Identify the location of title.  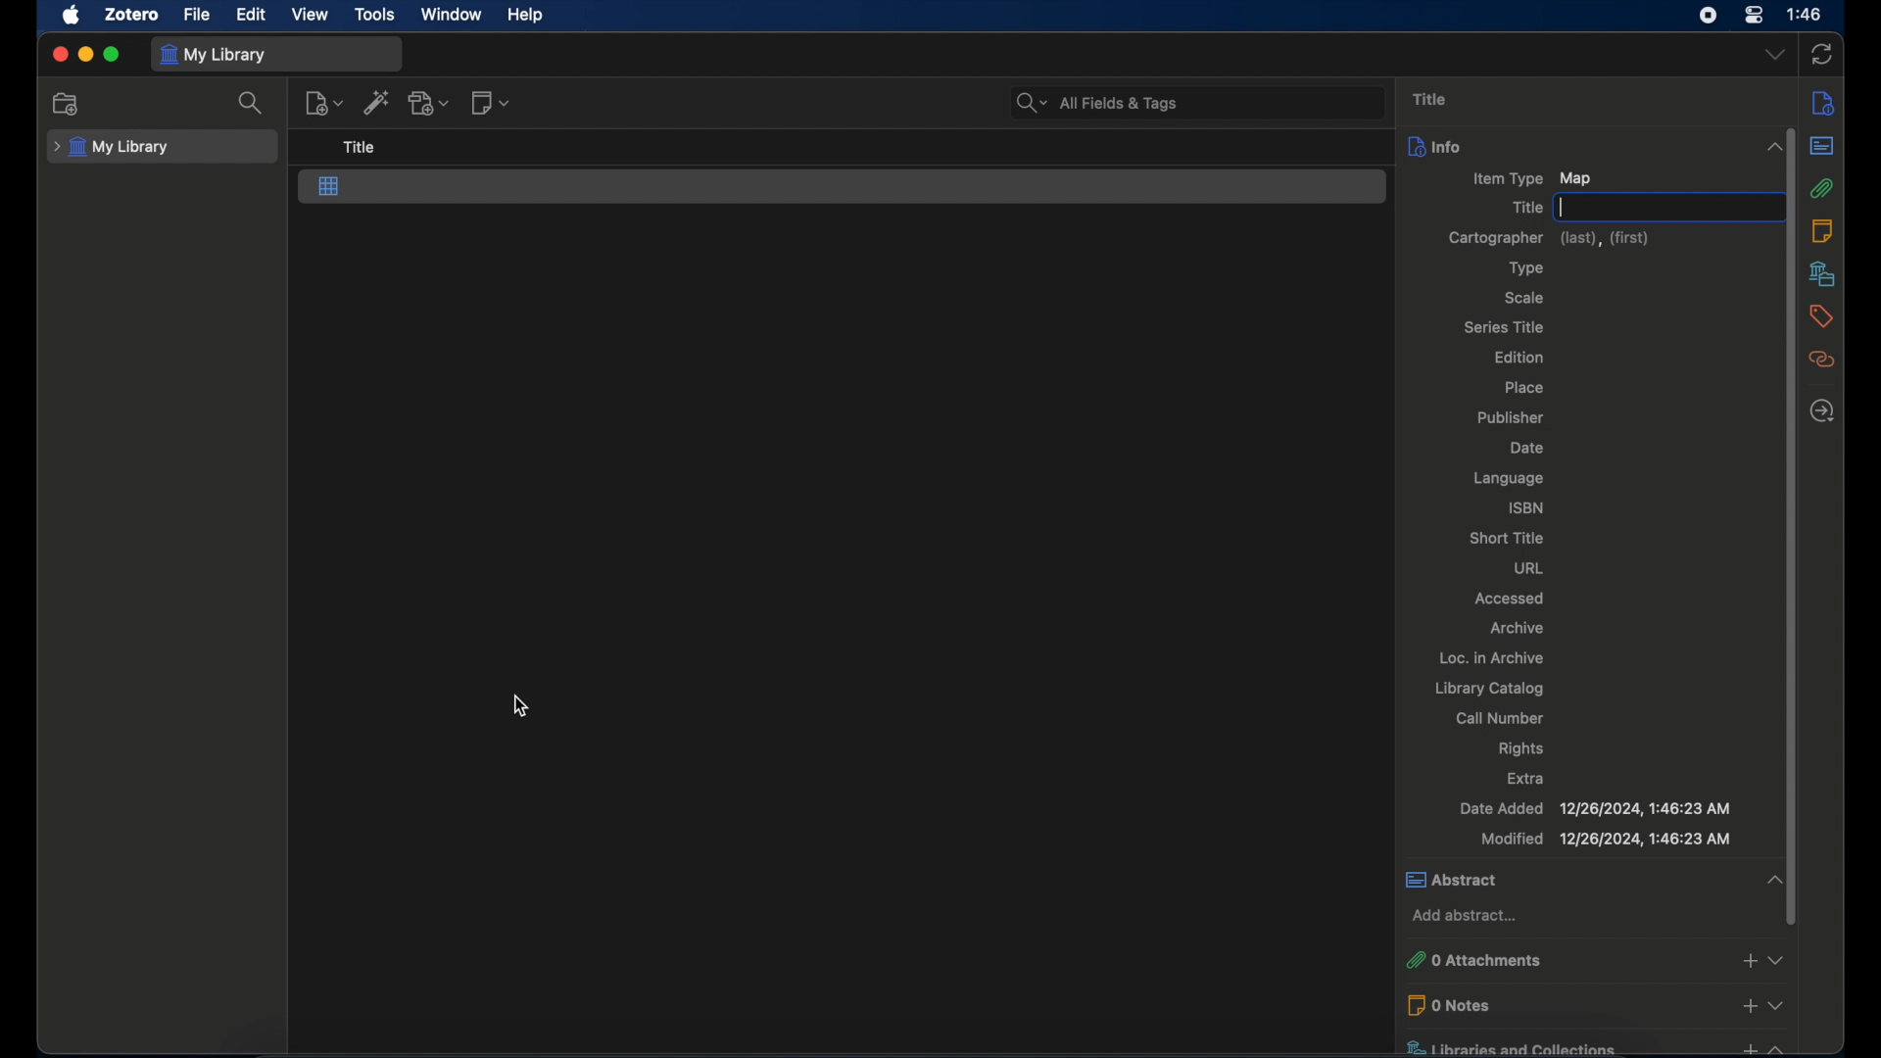
(1430, 98).